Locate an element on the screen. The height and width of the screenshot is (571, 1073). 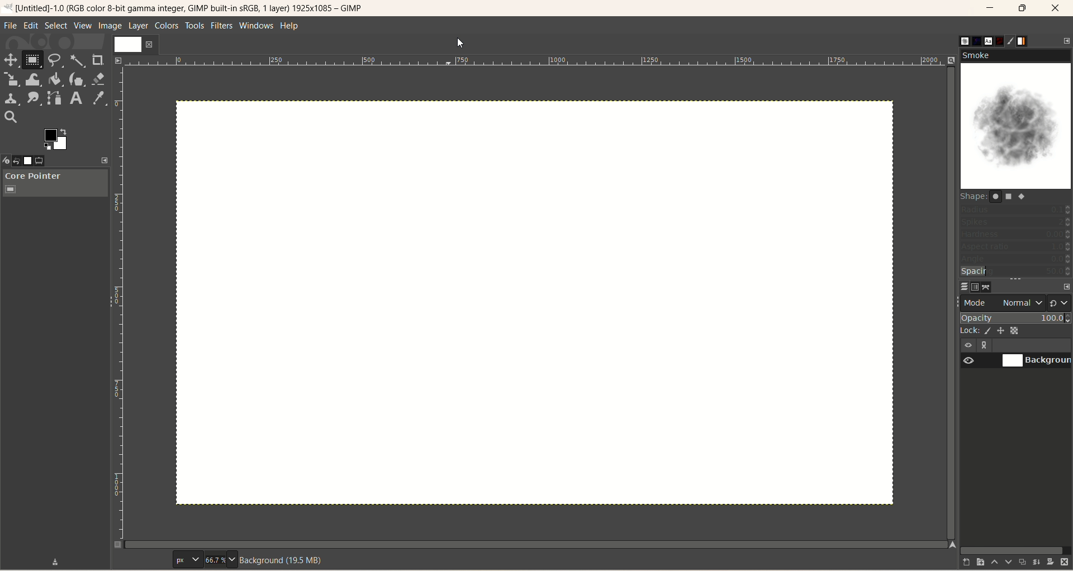
create a new layer with last used values is located at coordinates (957, 562).